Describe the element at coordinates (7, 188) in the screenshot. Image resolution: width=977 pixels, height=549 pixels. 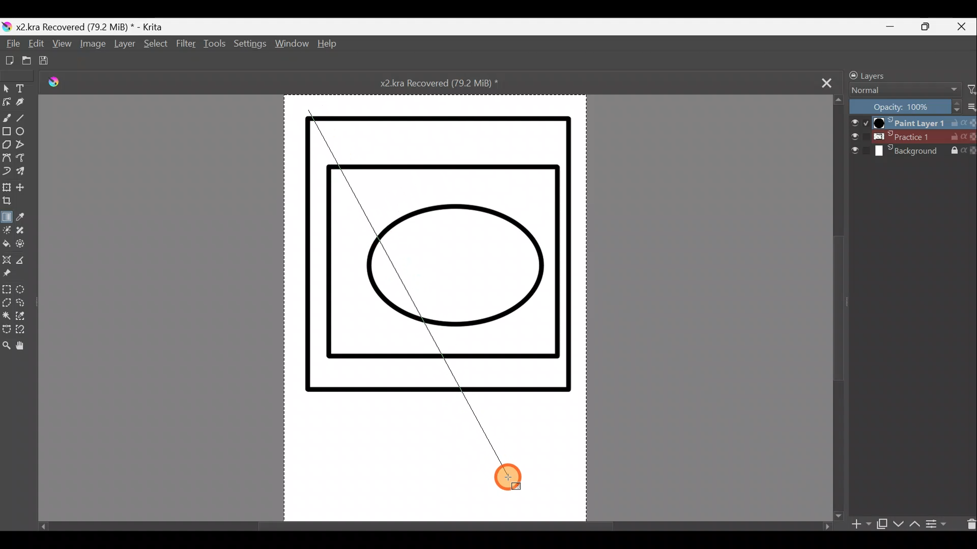
I see `Transform a layer/selection` at that location.